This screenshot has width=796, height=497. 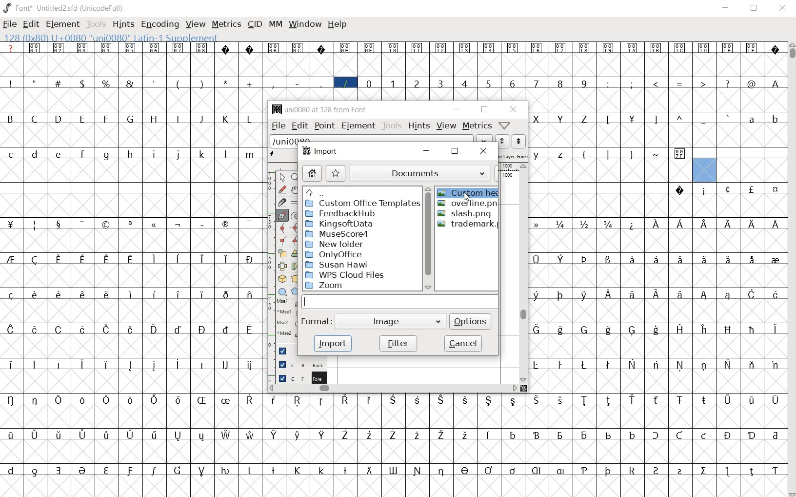 I want to click on glyph, so click(x=417, y=49).